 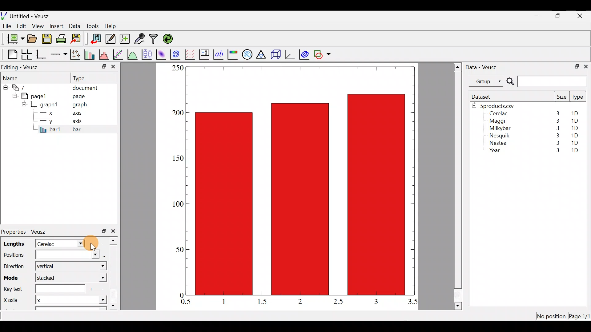 I want to click on 3, so click(x=376, y=301).